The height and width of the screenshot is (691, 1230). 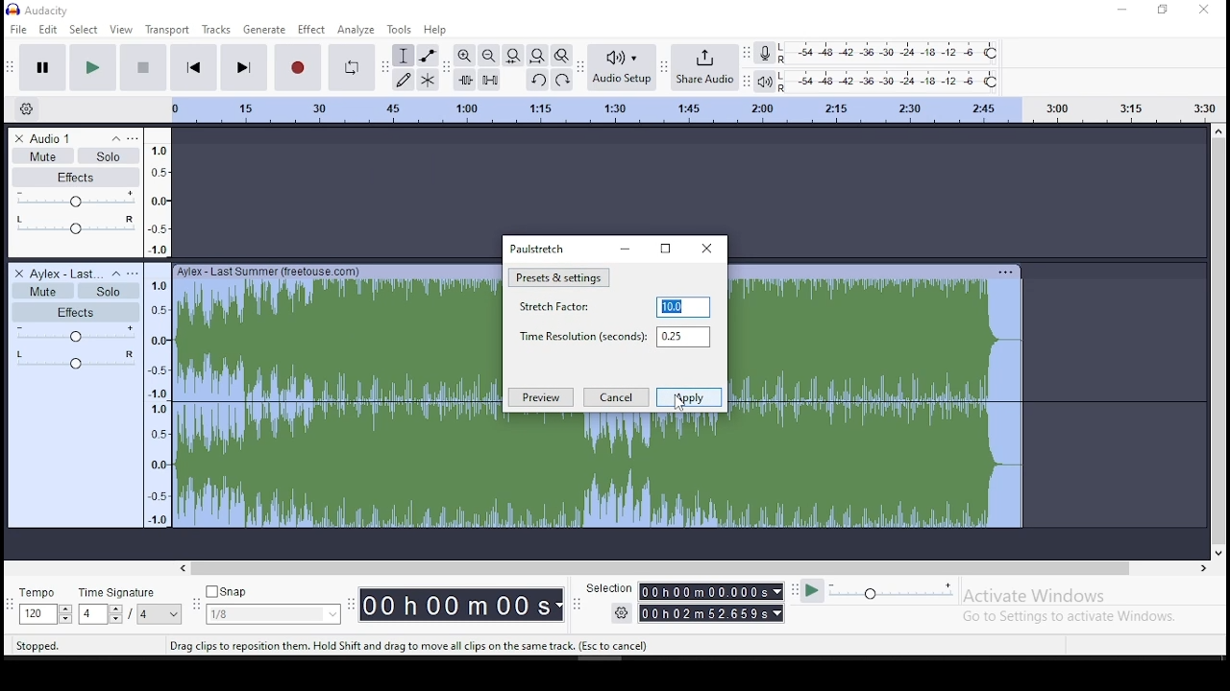 What do you see at coordinates (706, 68) in the screenshot?
I see `hare audio` at bounding box center [706, 68].